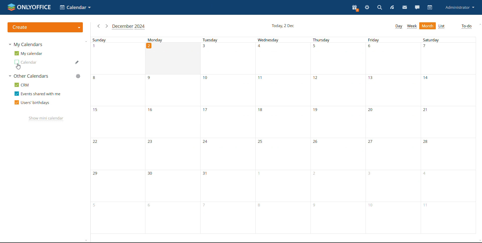  I want to click on tuesday, so click(229, 40).